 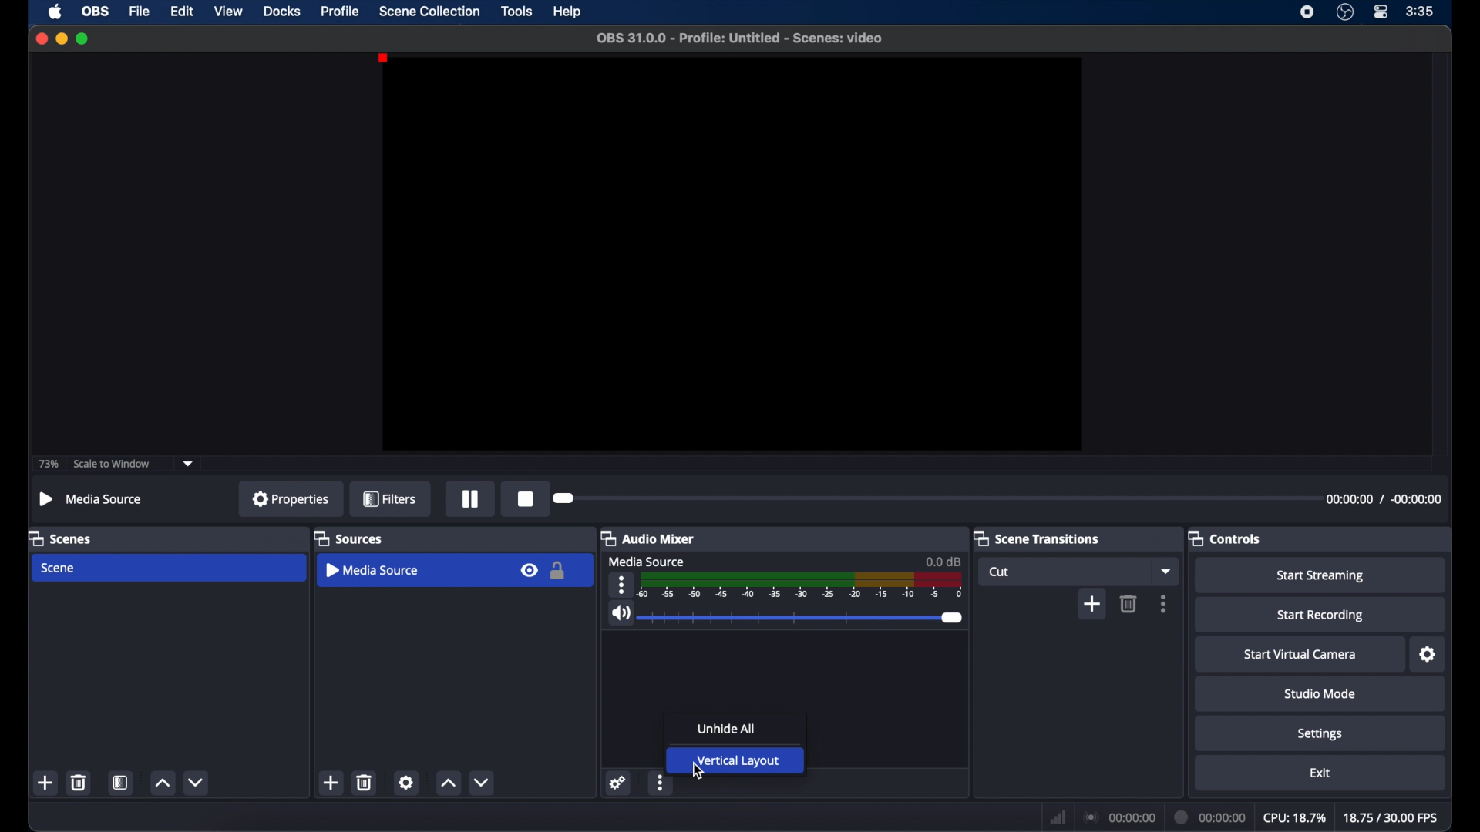 What do you see at coordinates (1164, 602) in the screenshot?
I see `more options` at bounding box center [1164, 602].